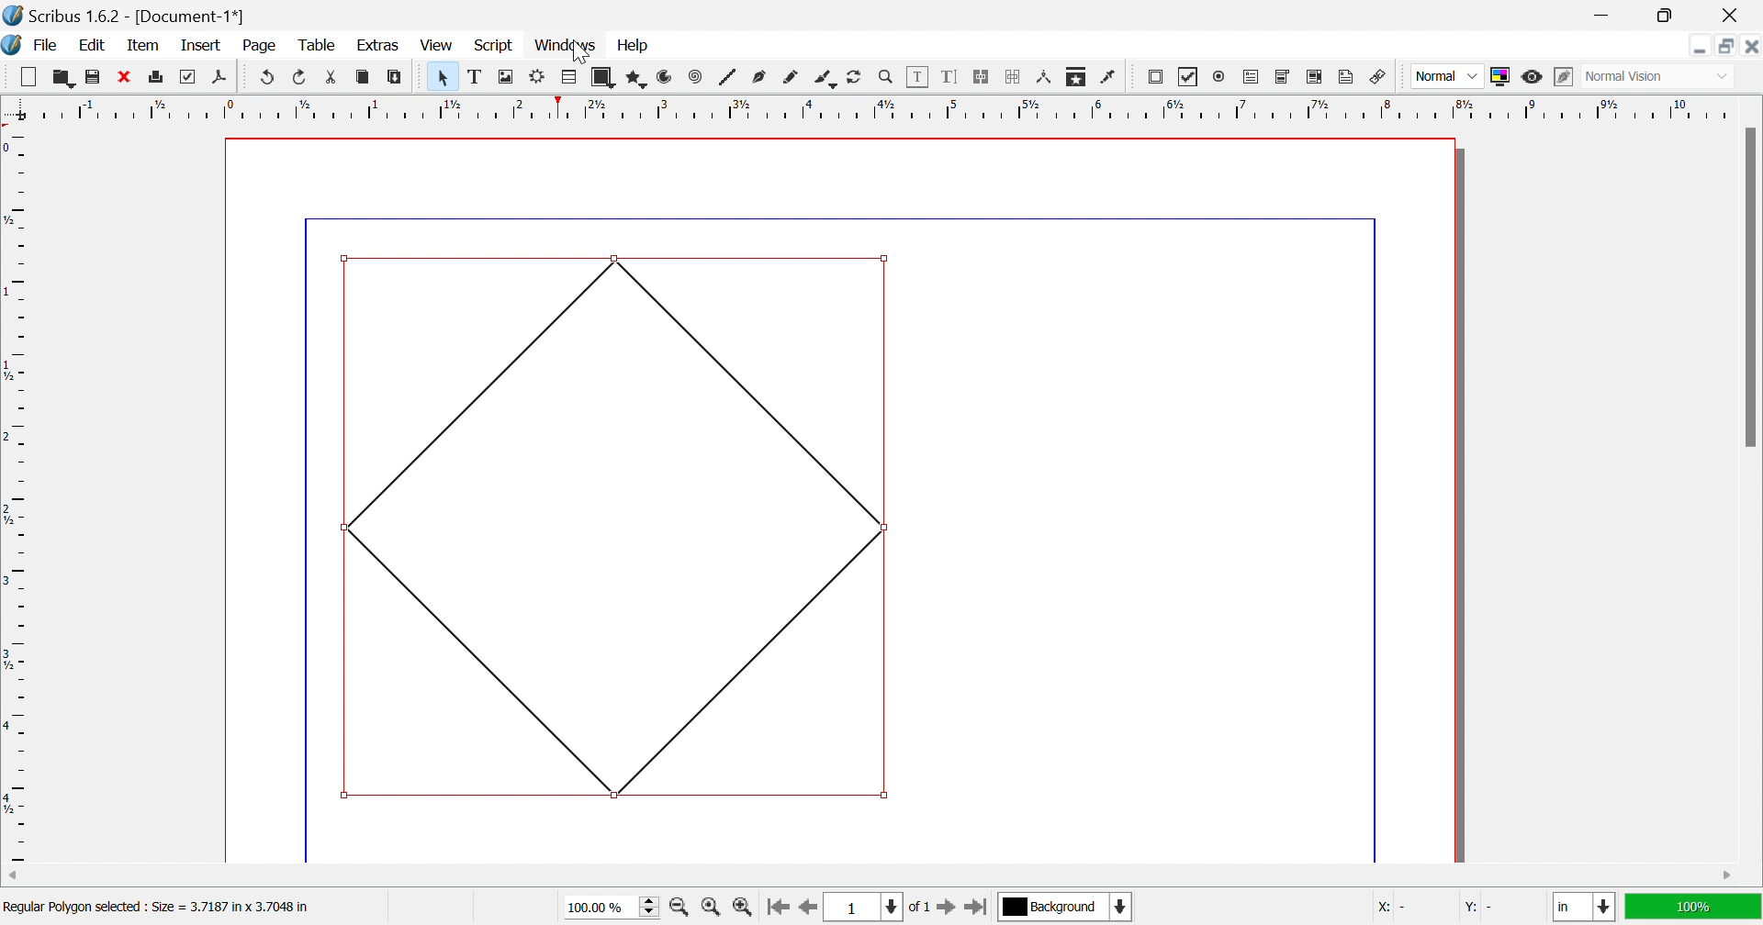 The image size is (1763, 925). Describe the element at coordinates (975, 910) in the screenshot. I see `Go to the last page` at that location.